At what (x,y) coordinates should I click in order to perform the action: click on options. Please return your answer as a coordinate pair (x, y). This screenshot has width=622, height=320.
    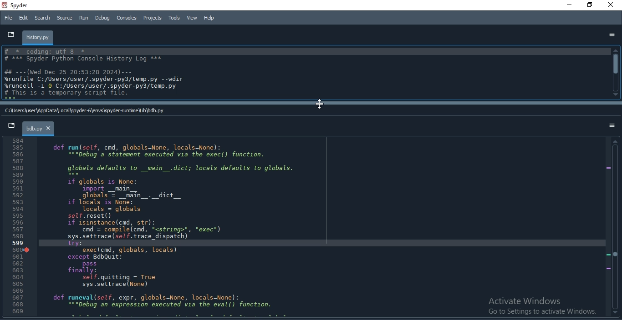
    Looking at the image, I should click on (612, 35).